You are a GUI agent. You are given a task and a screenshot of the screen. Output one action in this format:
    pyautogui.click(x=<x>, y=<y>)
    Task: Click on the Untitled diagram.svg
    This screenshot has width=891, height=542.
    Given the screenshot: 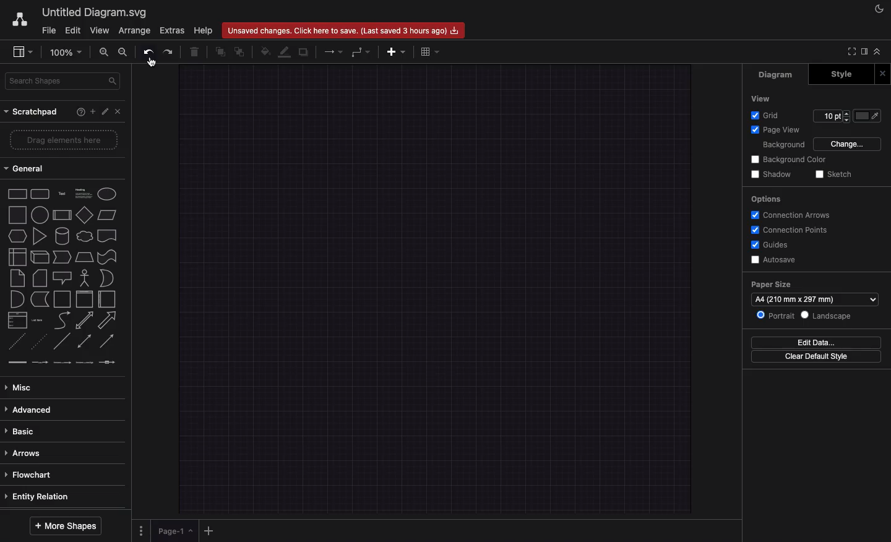 What is the action you would take?
    pyautogui.click(x=97, y=13)
    